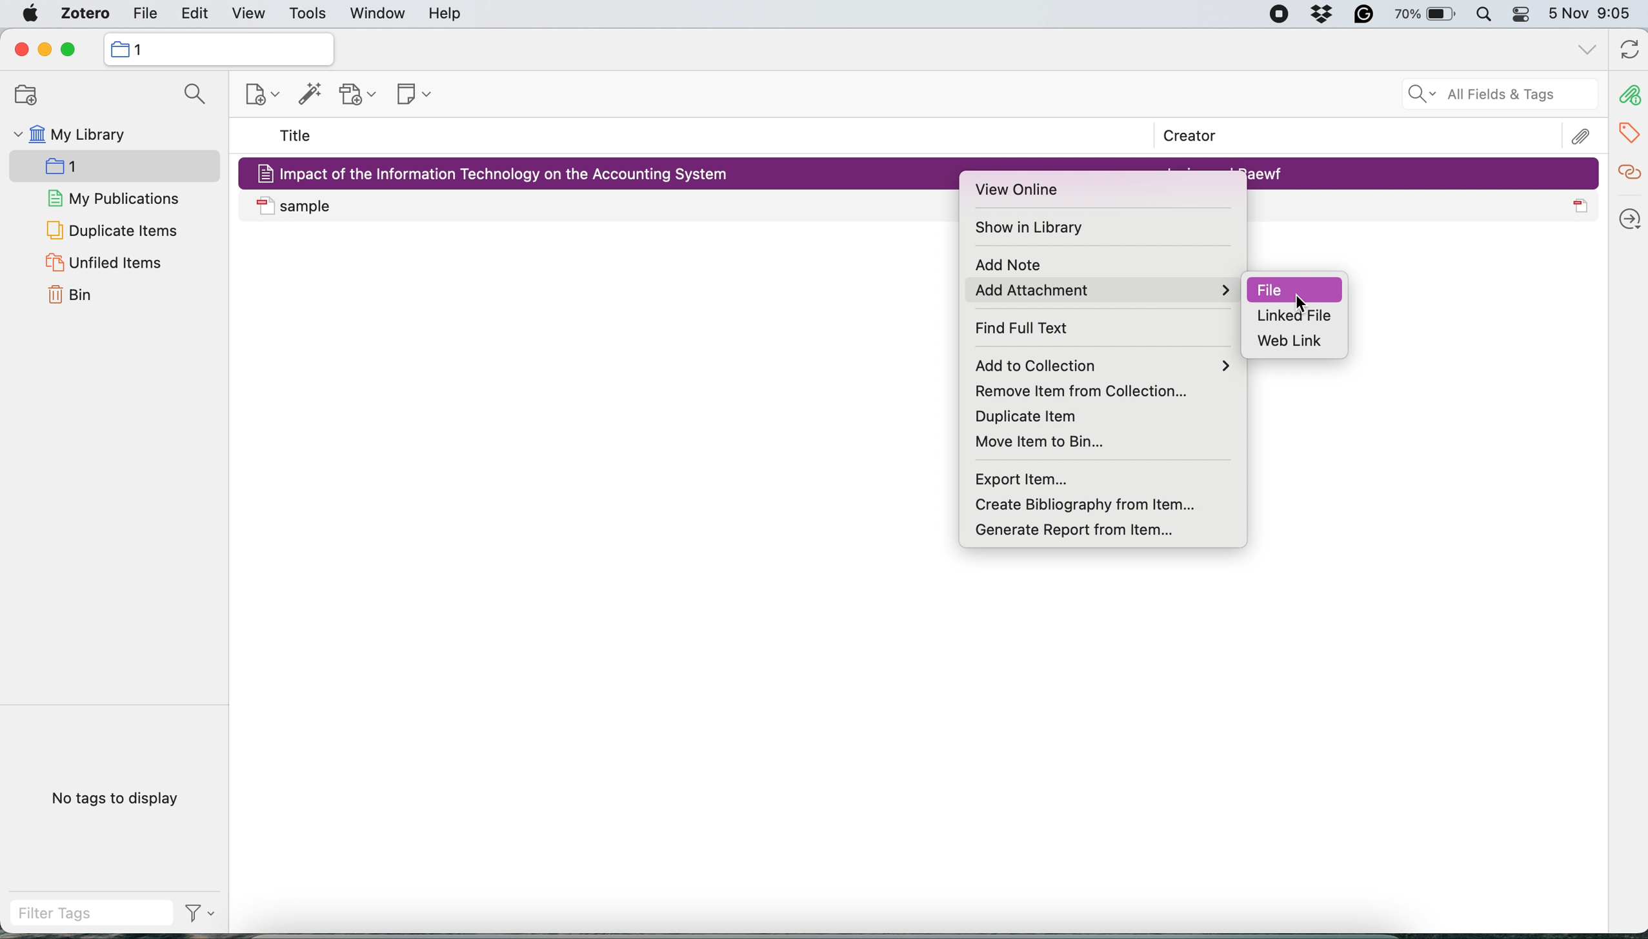 This screenshot has width=1648, height=939. What do you see at coordinates (376, 15) in the screenshot?
I see `window` at bounding box center [376, 15].